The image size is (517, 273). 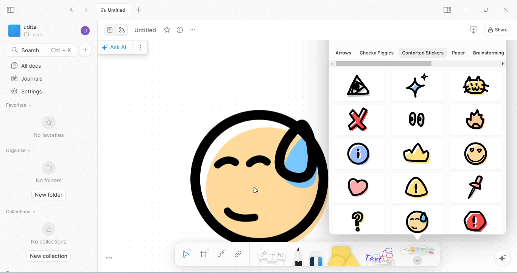 What do you see at coordinates (86, 10) in the screenshot?
I see `go forward` at bounding box center [86, 10].